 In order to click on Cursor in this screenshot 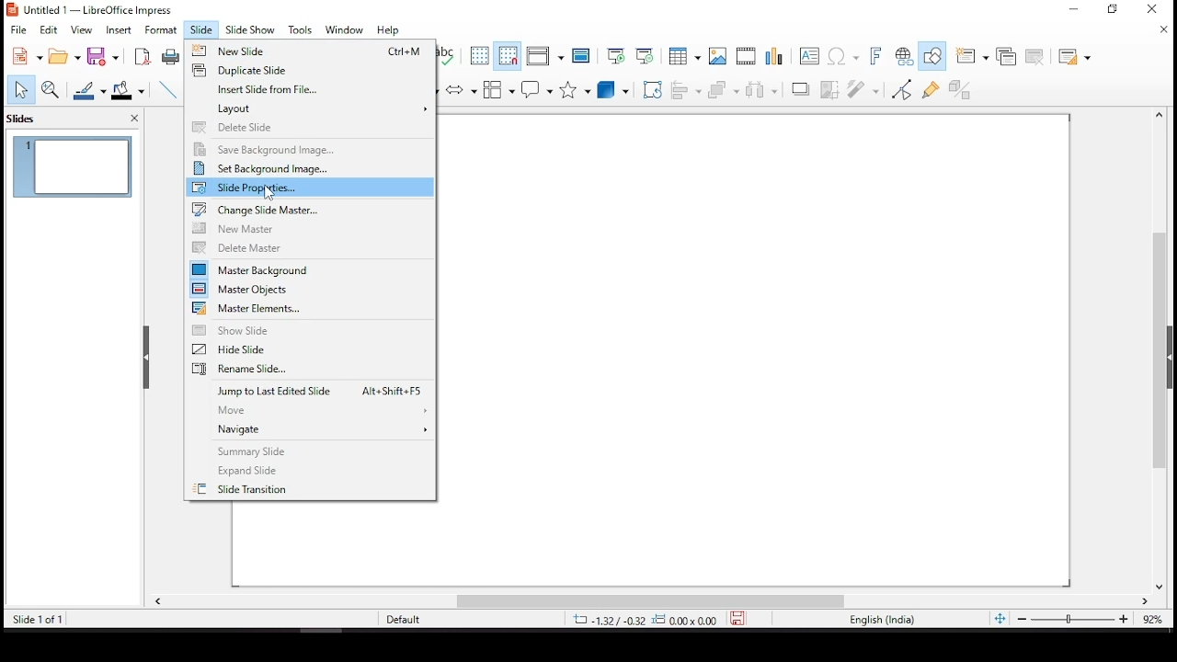, I will do `click(269, 193)`.